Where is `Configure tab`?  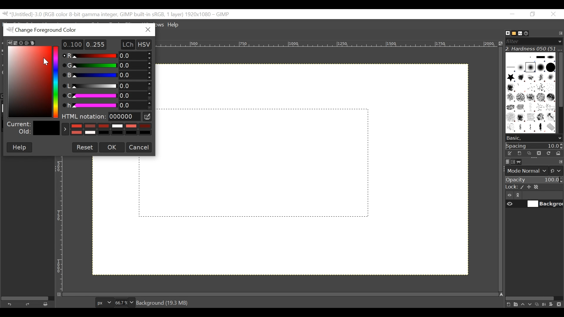
Configure tab is located at coordinates (560, 33).